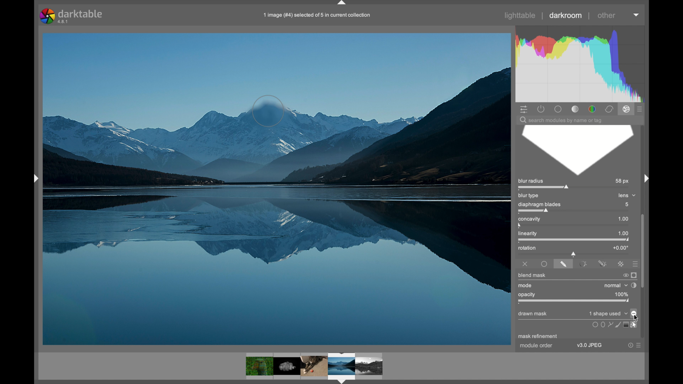  Describe the element at coordinates (533, 275) in the screenshot. I see `blend mask` at that location.